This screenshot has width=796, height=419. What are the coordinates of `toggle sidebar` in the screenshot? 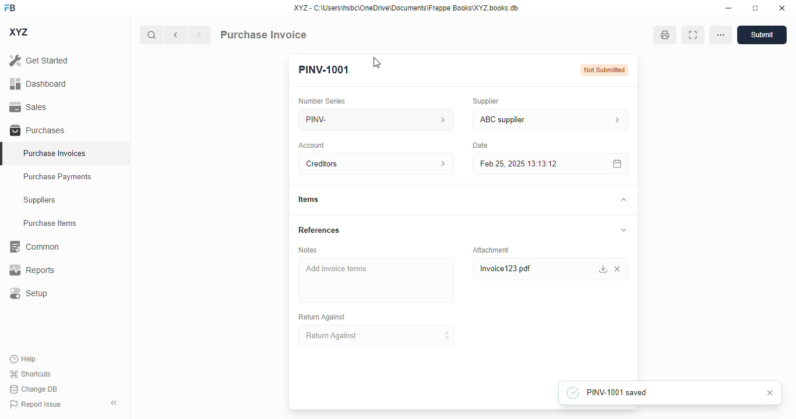 It's located at (115, 403).